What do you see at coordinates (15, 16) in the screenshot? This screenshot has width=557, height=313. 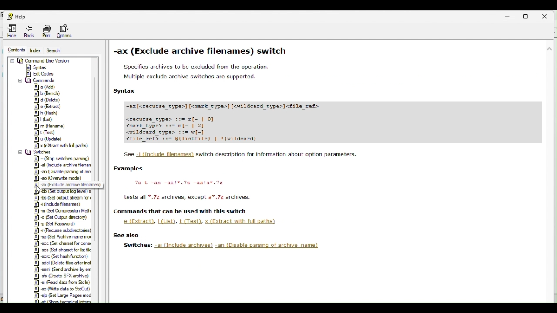 I see `Help ` at bounding box center [15, 16].